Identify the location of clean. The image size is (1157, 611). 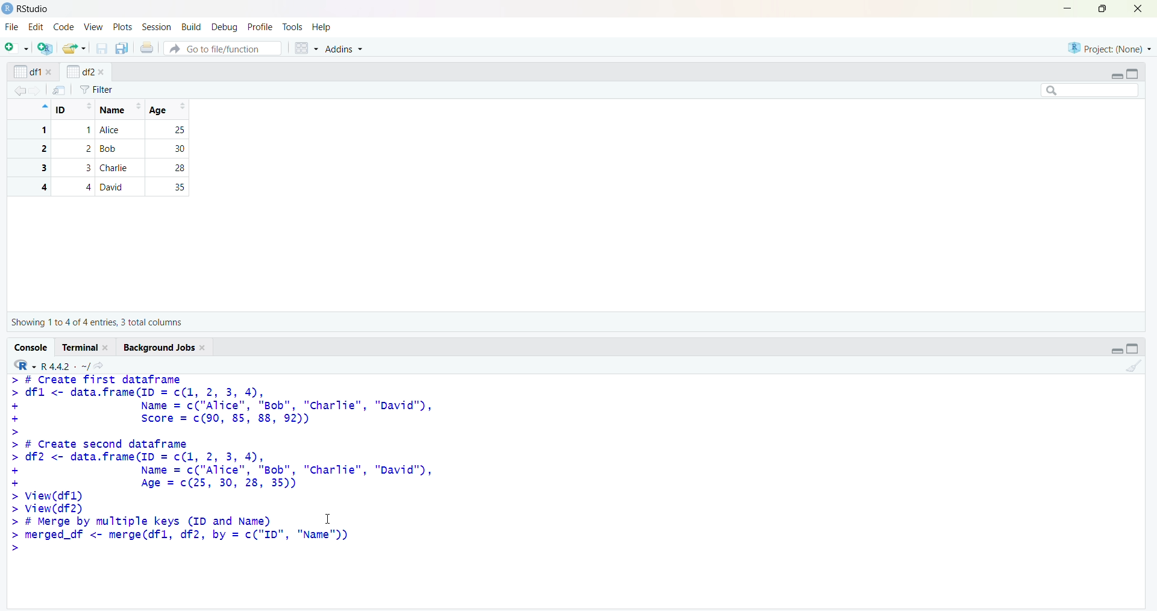
(1135, 366).